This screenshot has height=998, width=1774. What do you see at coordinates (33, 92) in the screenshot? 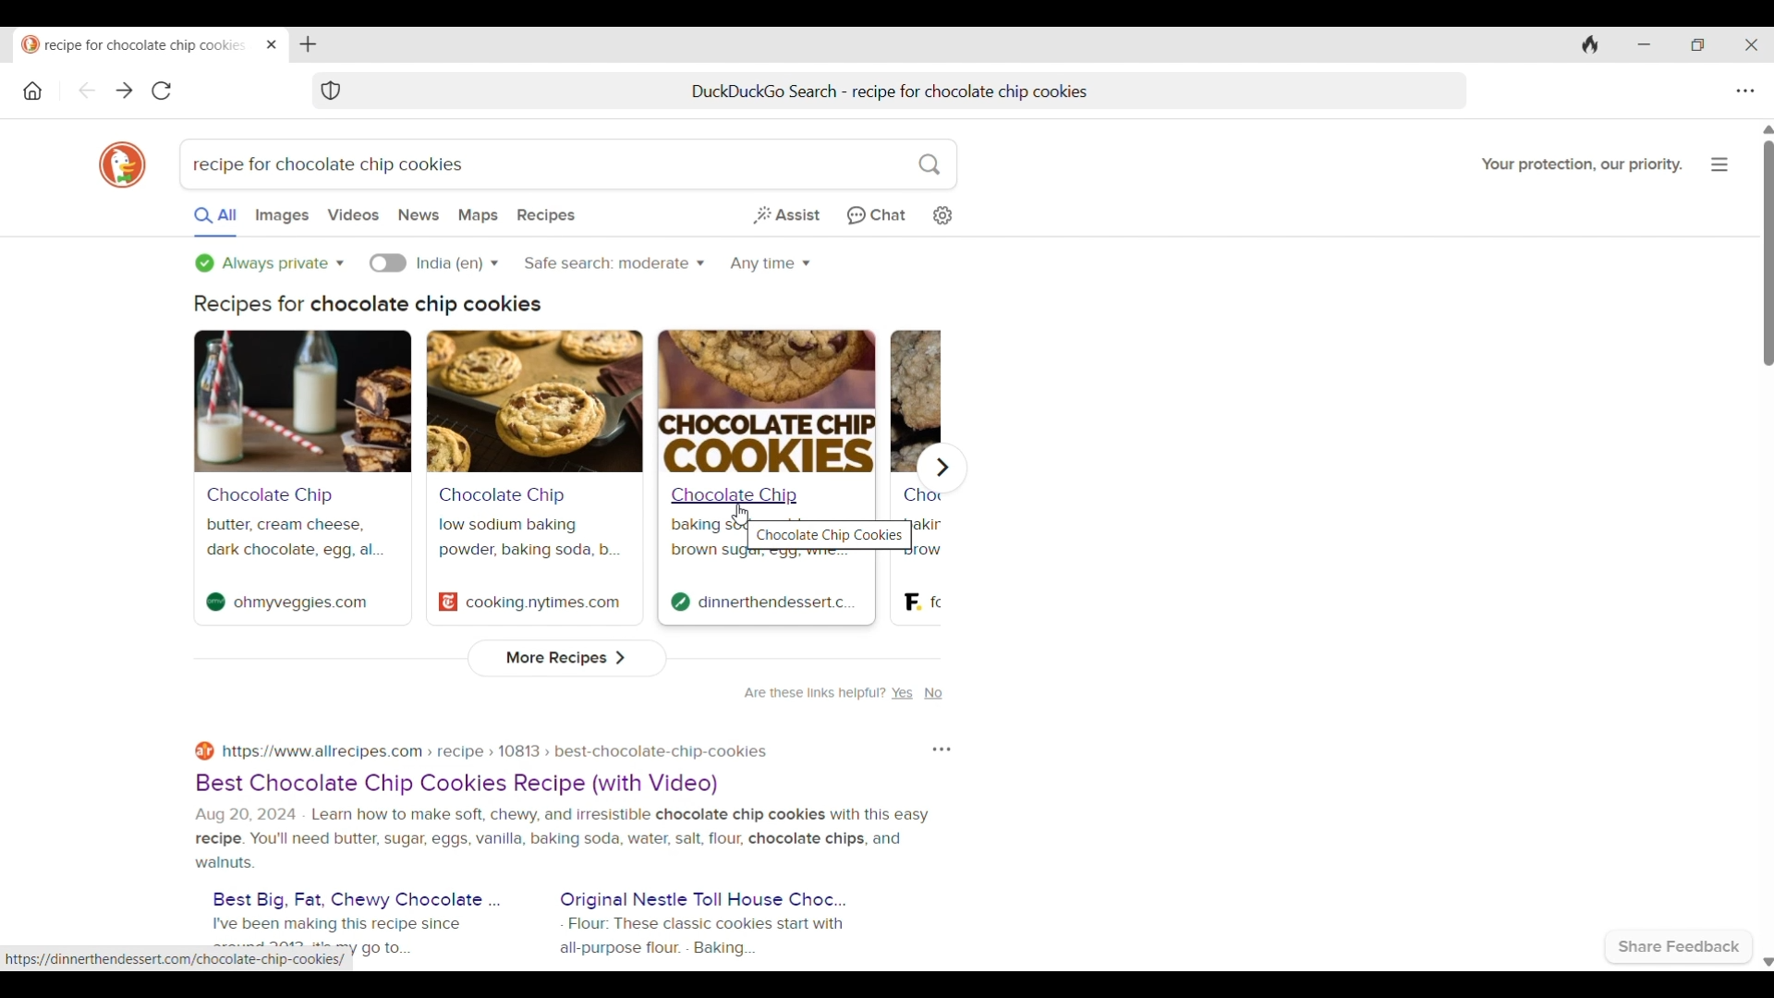
I see `Home` at bounding box center [33, 92].